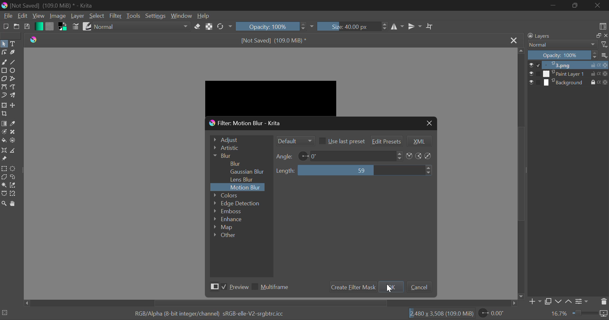 The height and width of the screenshot is (320, 609). Describe the element at coordinates (234, 195) in the screenshot. I see `Colors` at that location.